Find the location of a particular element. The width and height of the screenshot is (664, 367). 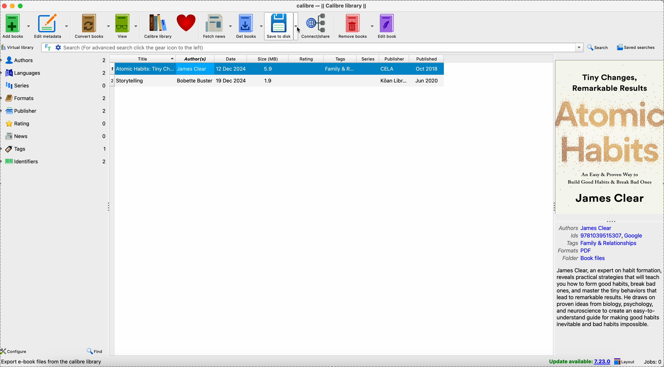

minimize Calibre is located at coordinates (14, 6).